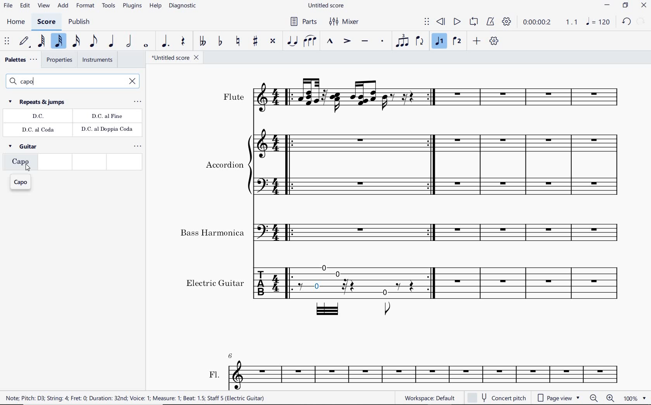 Image resolution: width=651 pixels, height=405 pixels. What do you see at coordinates (412, 166) in the screenshot?
I see `Instrument: Accordion` at bounding box center [412, 166].